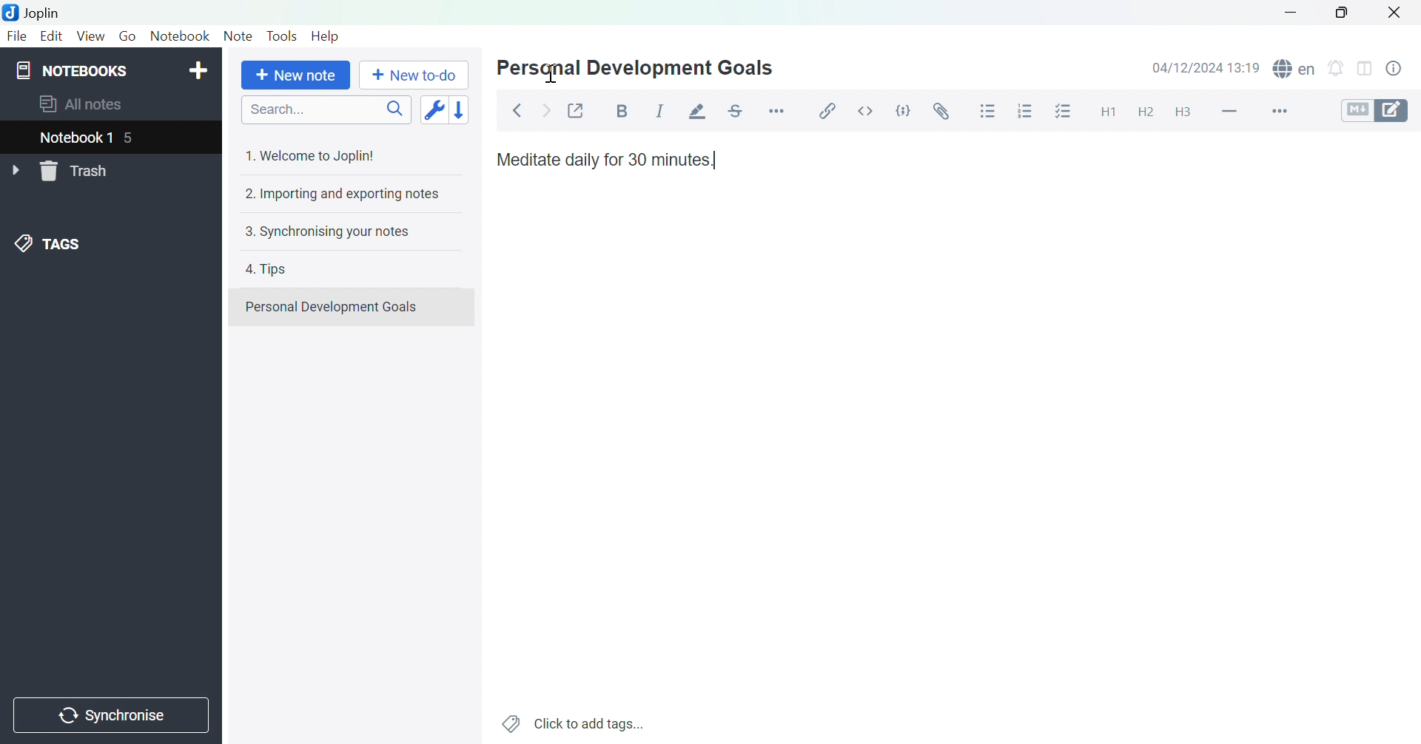 This screenshot has height=744, width=1421. Describe the element at coordinates (460, 109) in the screenshot. I see `Reverse sort order` at that location.